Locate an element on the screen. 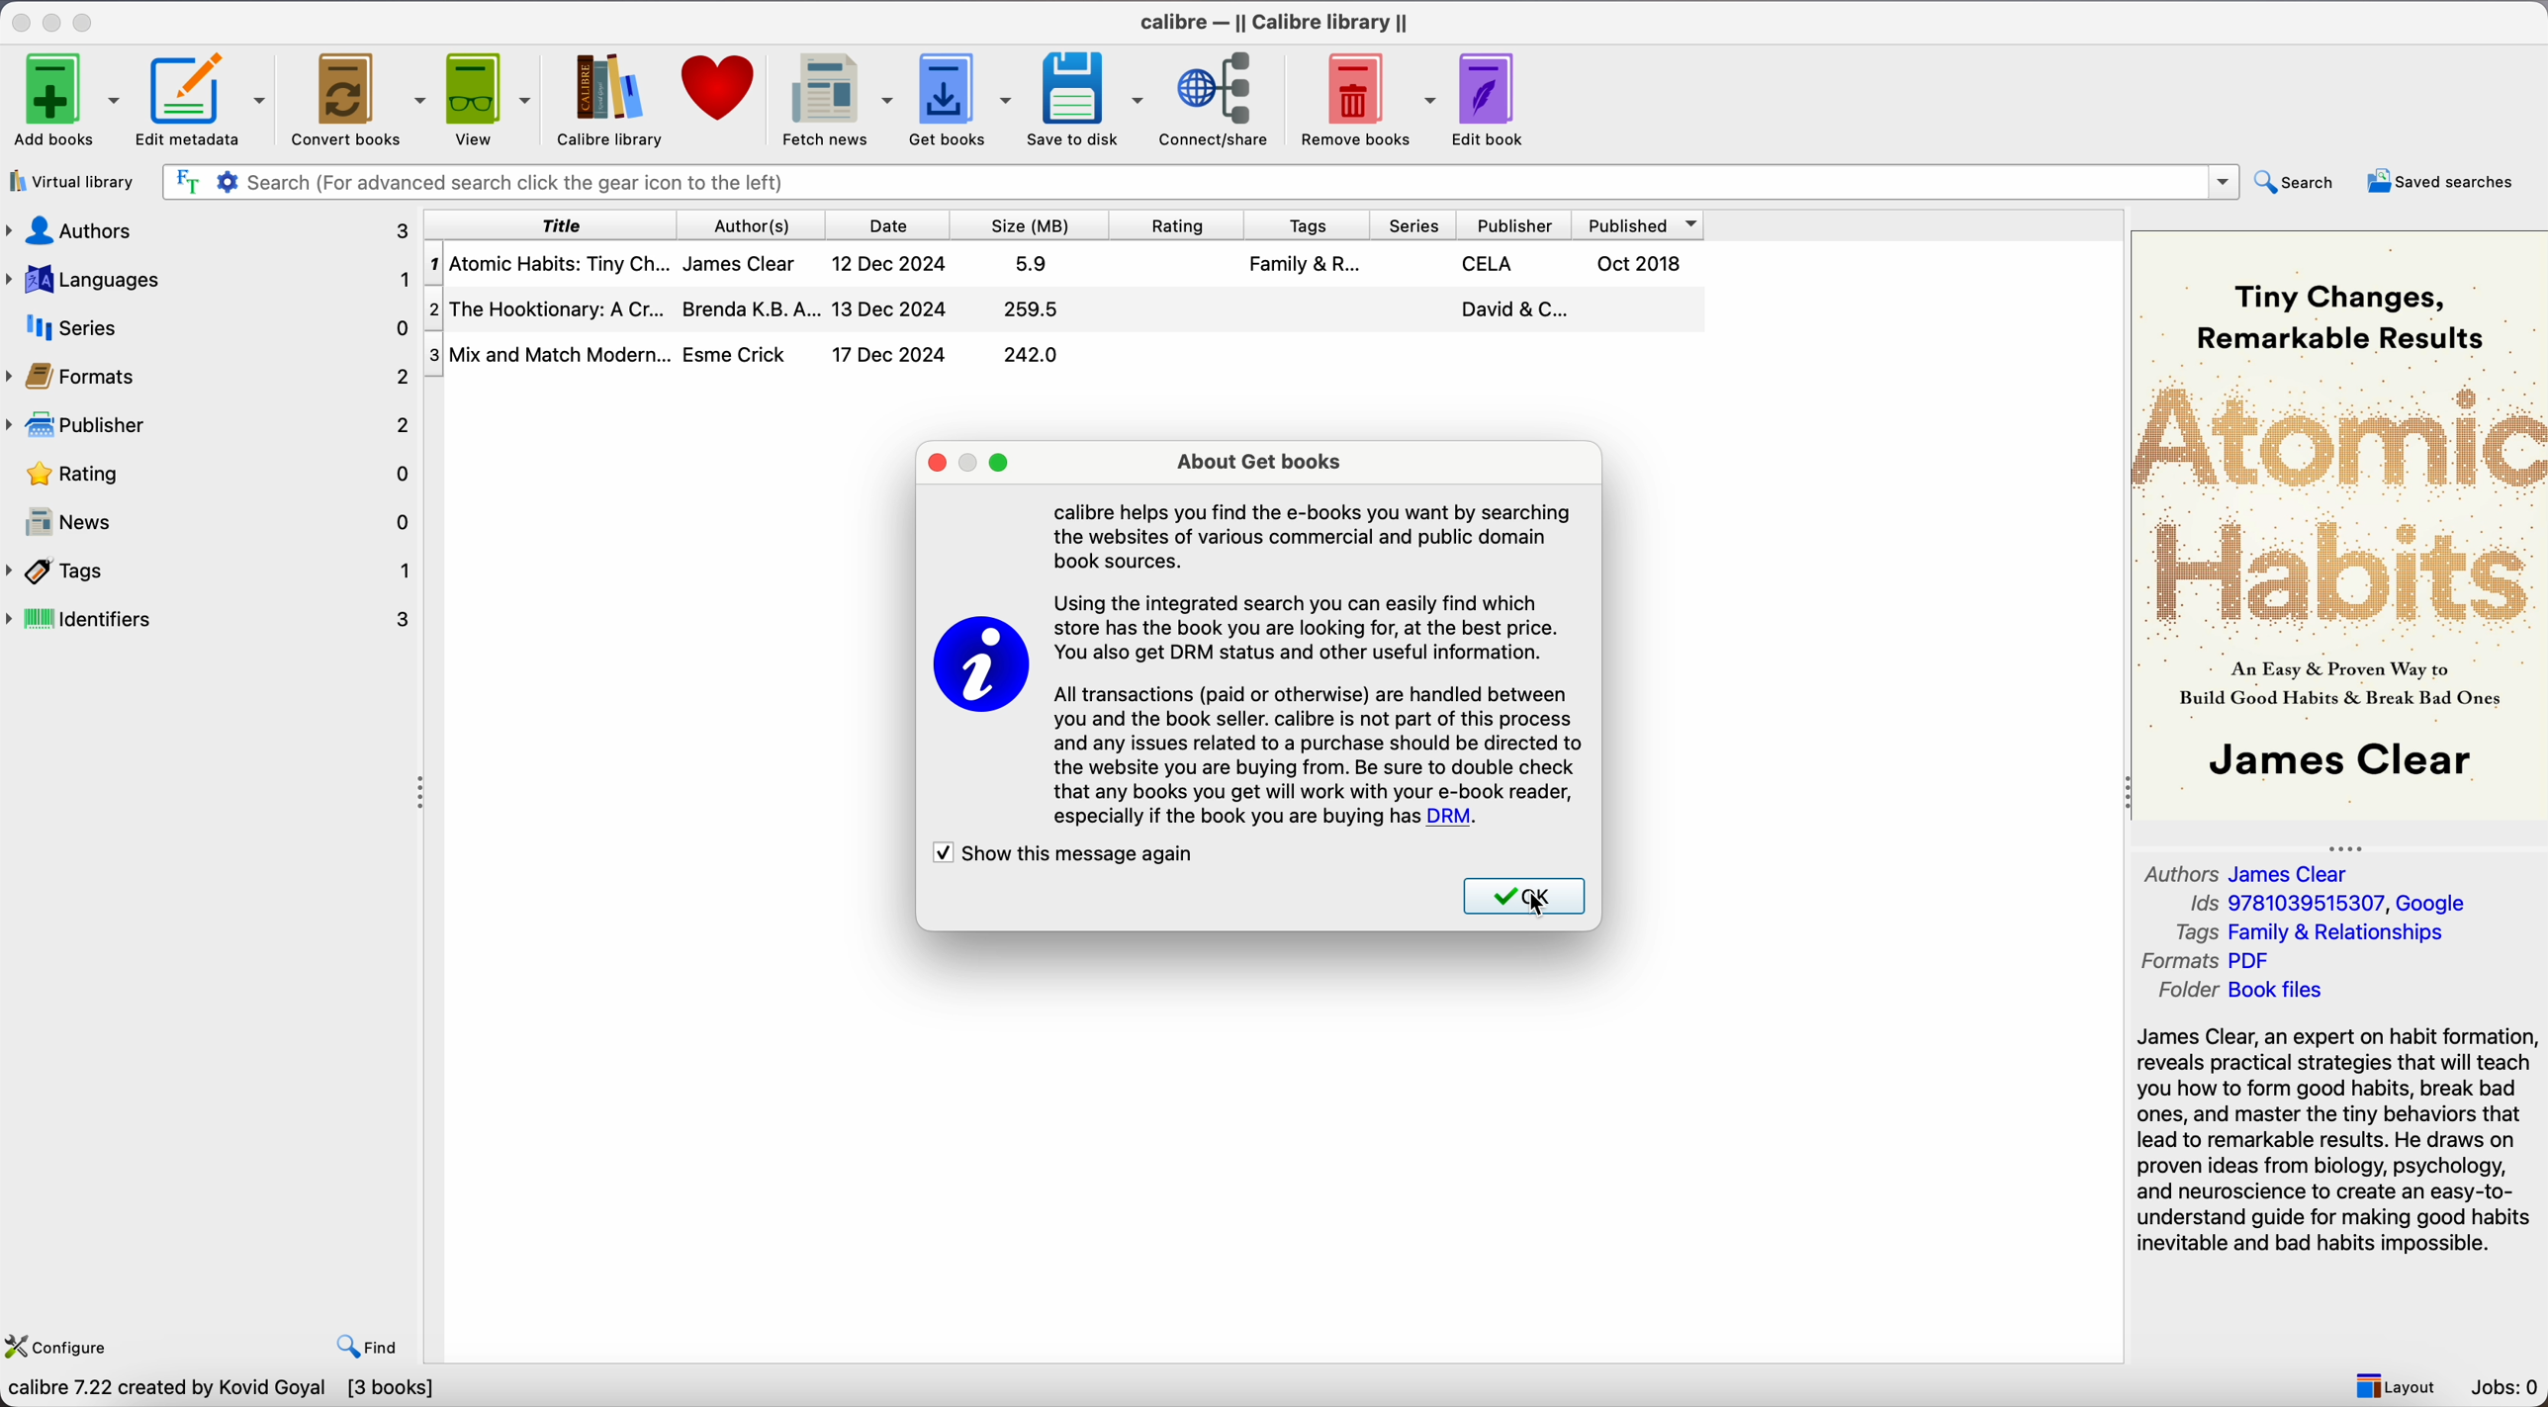 The width and height of the screenshot is (2548, 1407). The Hooktionary: A Cr... is located at coordinates (554, 308).